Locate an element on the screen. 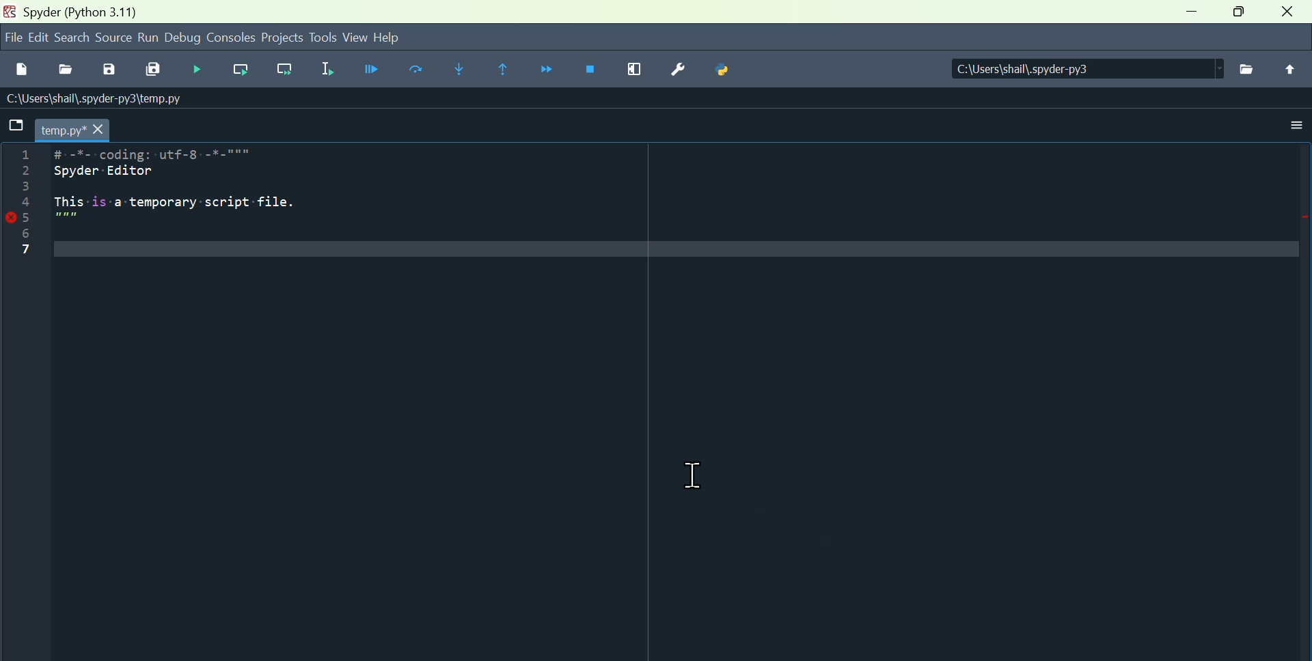 The image size is (1312, 661). help is located at coordinates (397, 39).